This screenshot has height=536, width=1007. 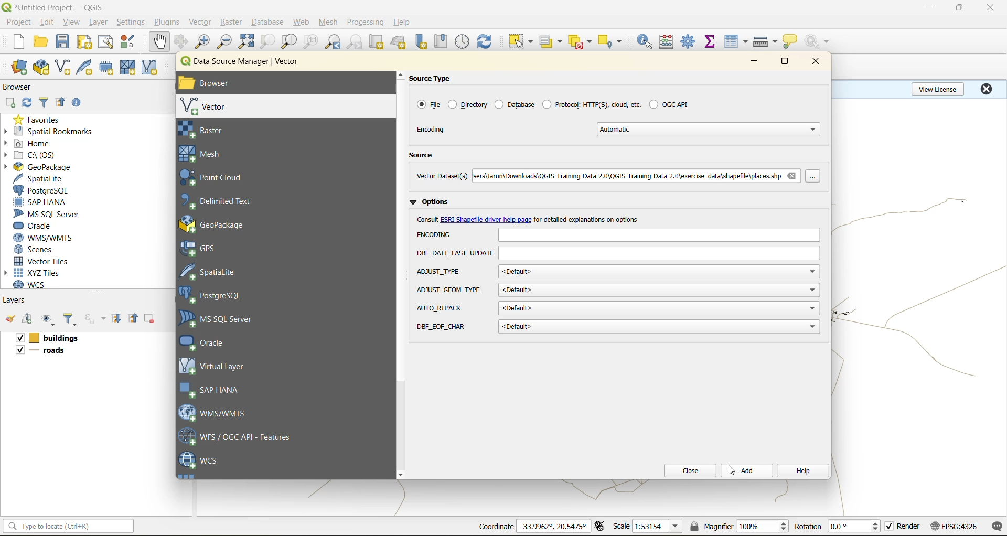 I want to click on tool box, so click(x=689, y=40).